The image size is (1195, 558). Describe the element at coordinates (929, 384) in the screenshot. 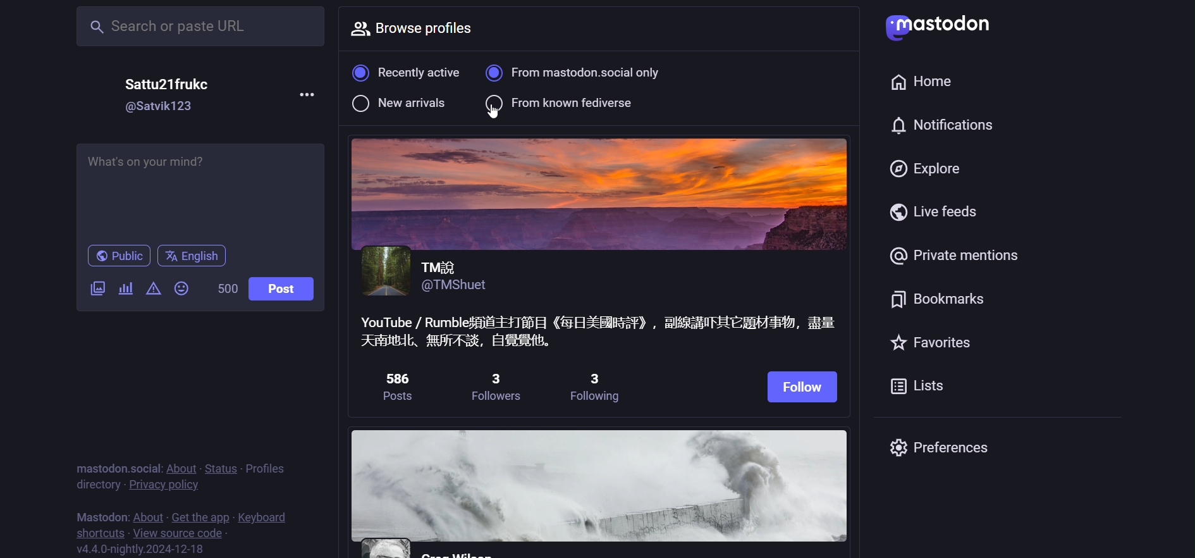

I see `list` at that location.